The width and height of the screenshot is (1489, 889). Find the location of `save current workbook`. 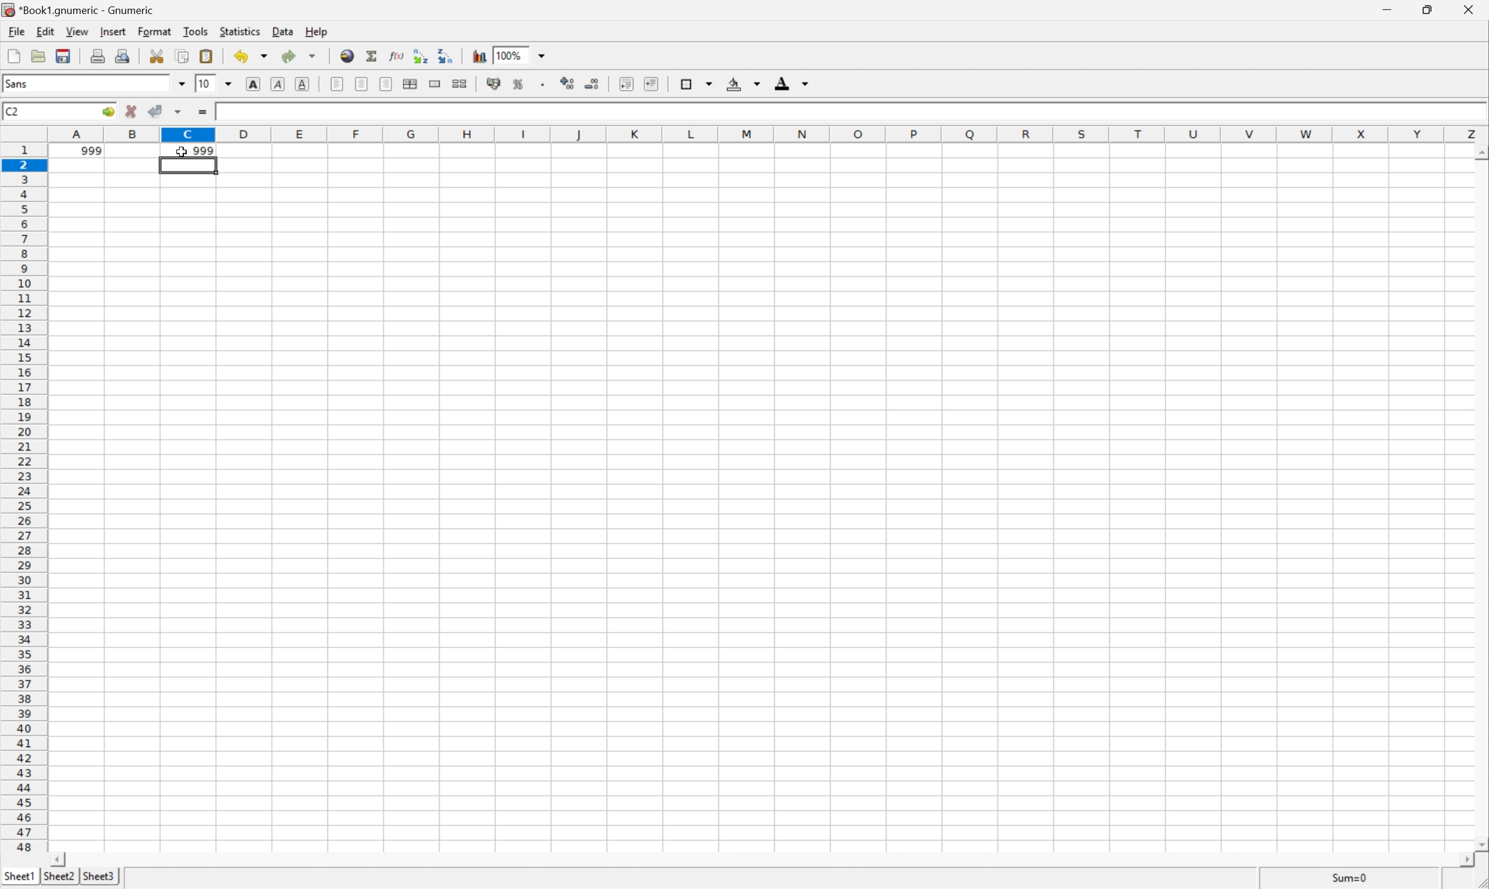

save current workbook is located at coordinates (63, 55).